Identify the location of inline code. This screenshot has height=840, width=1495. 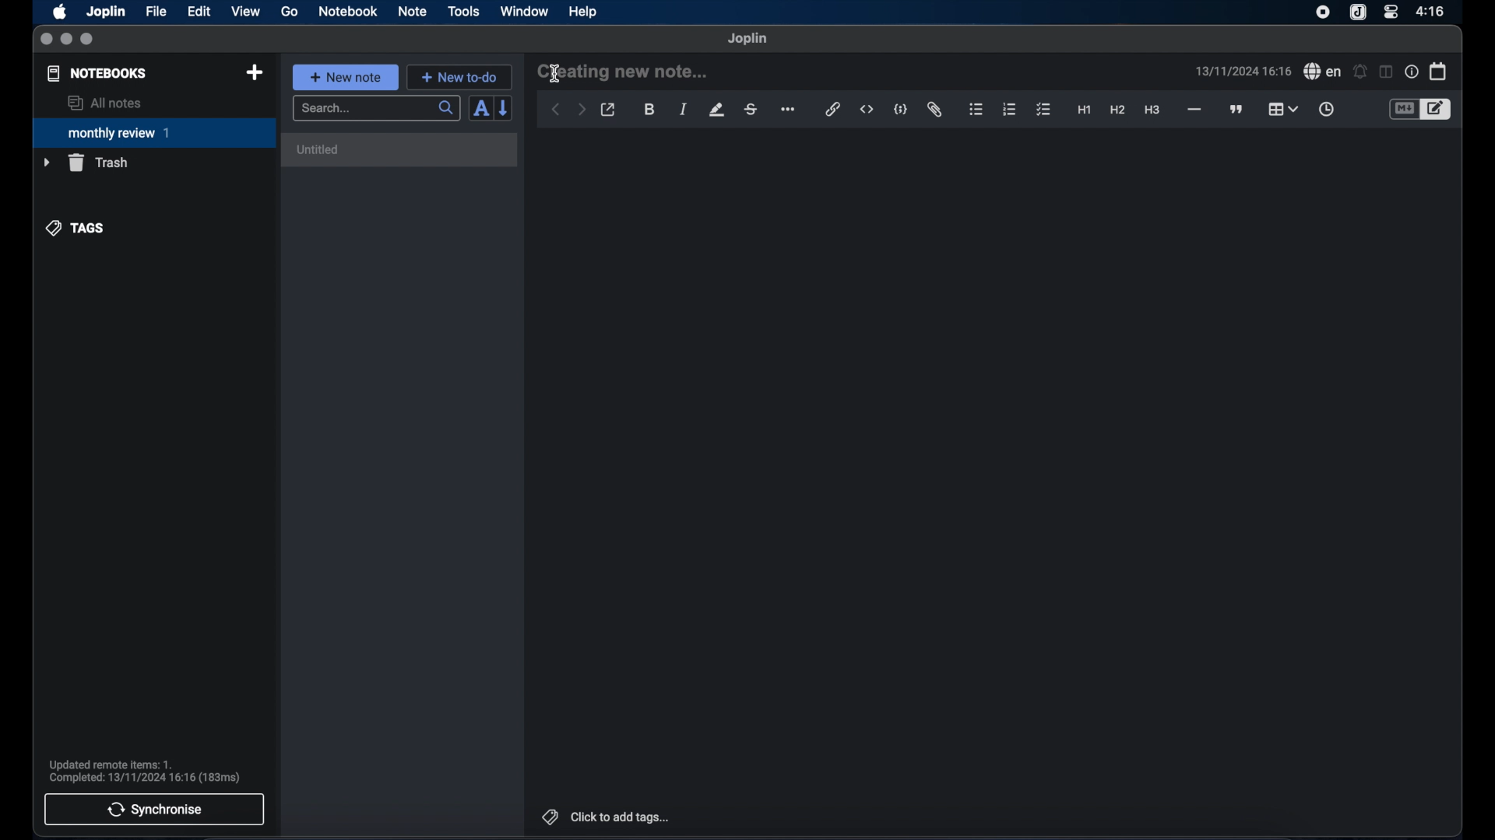
(867, 110).